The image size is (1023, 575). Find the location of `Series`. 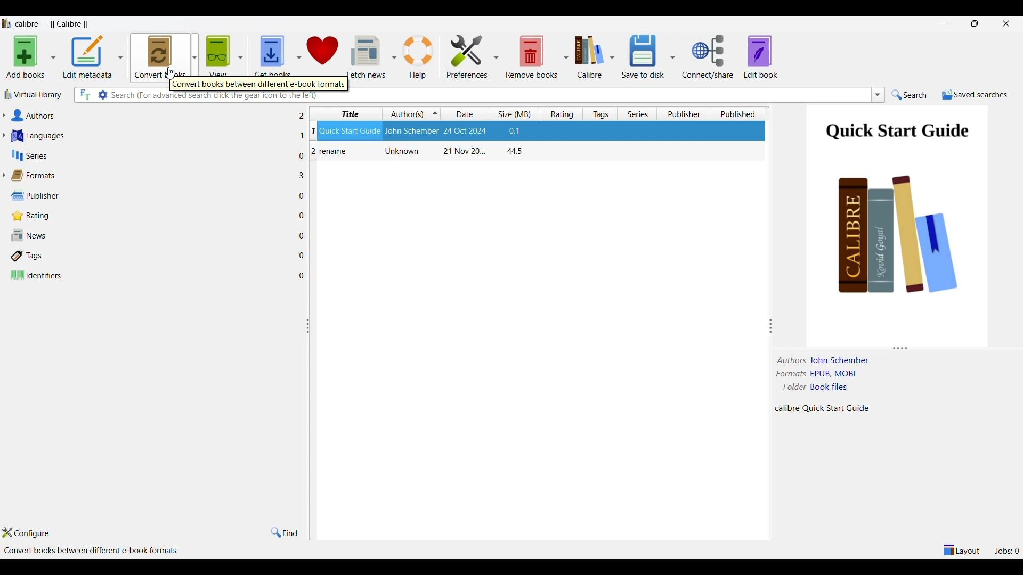

Series is located at coordinates (151, 155).